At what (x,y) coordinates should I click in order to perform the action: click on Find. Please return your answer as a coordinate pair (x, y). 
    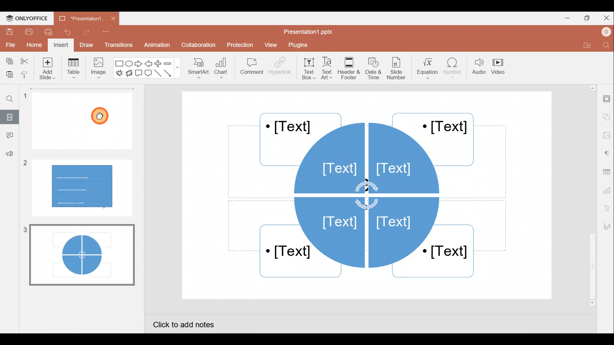
    Looking at the image, I should click on (605, 46).